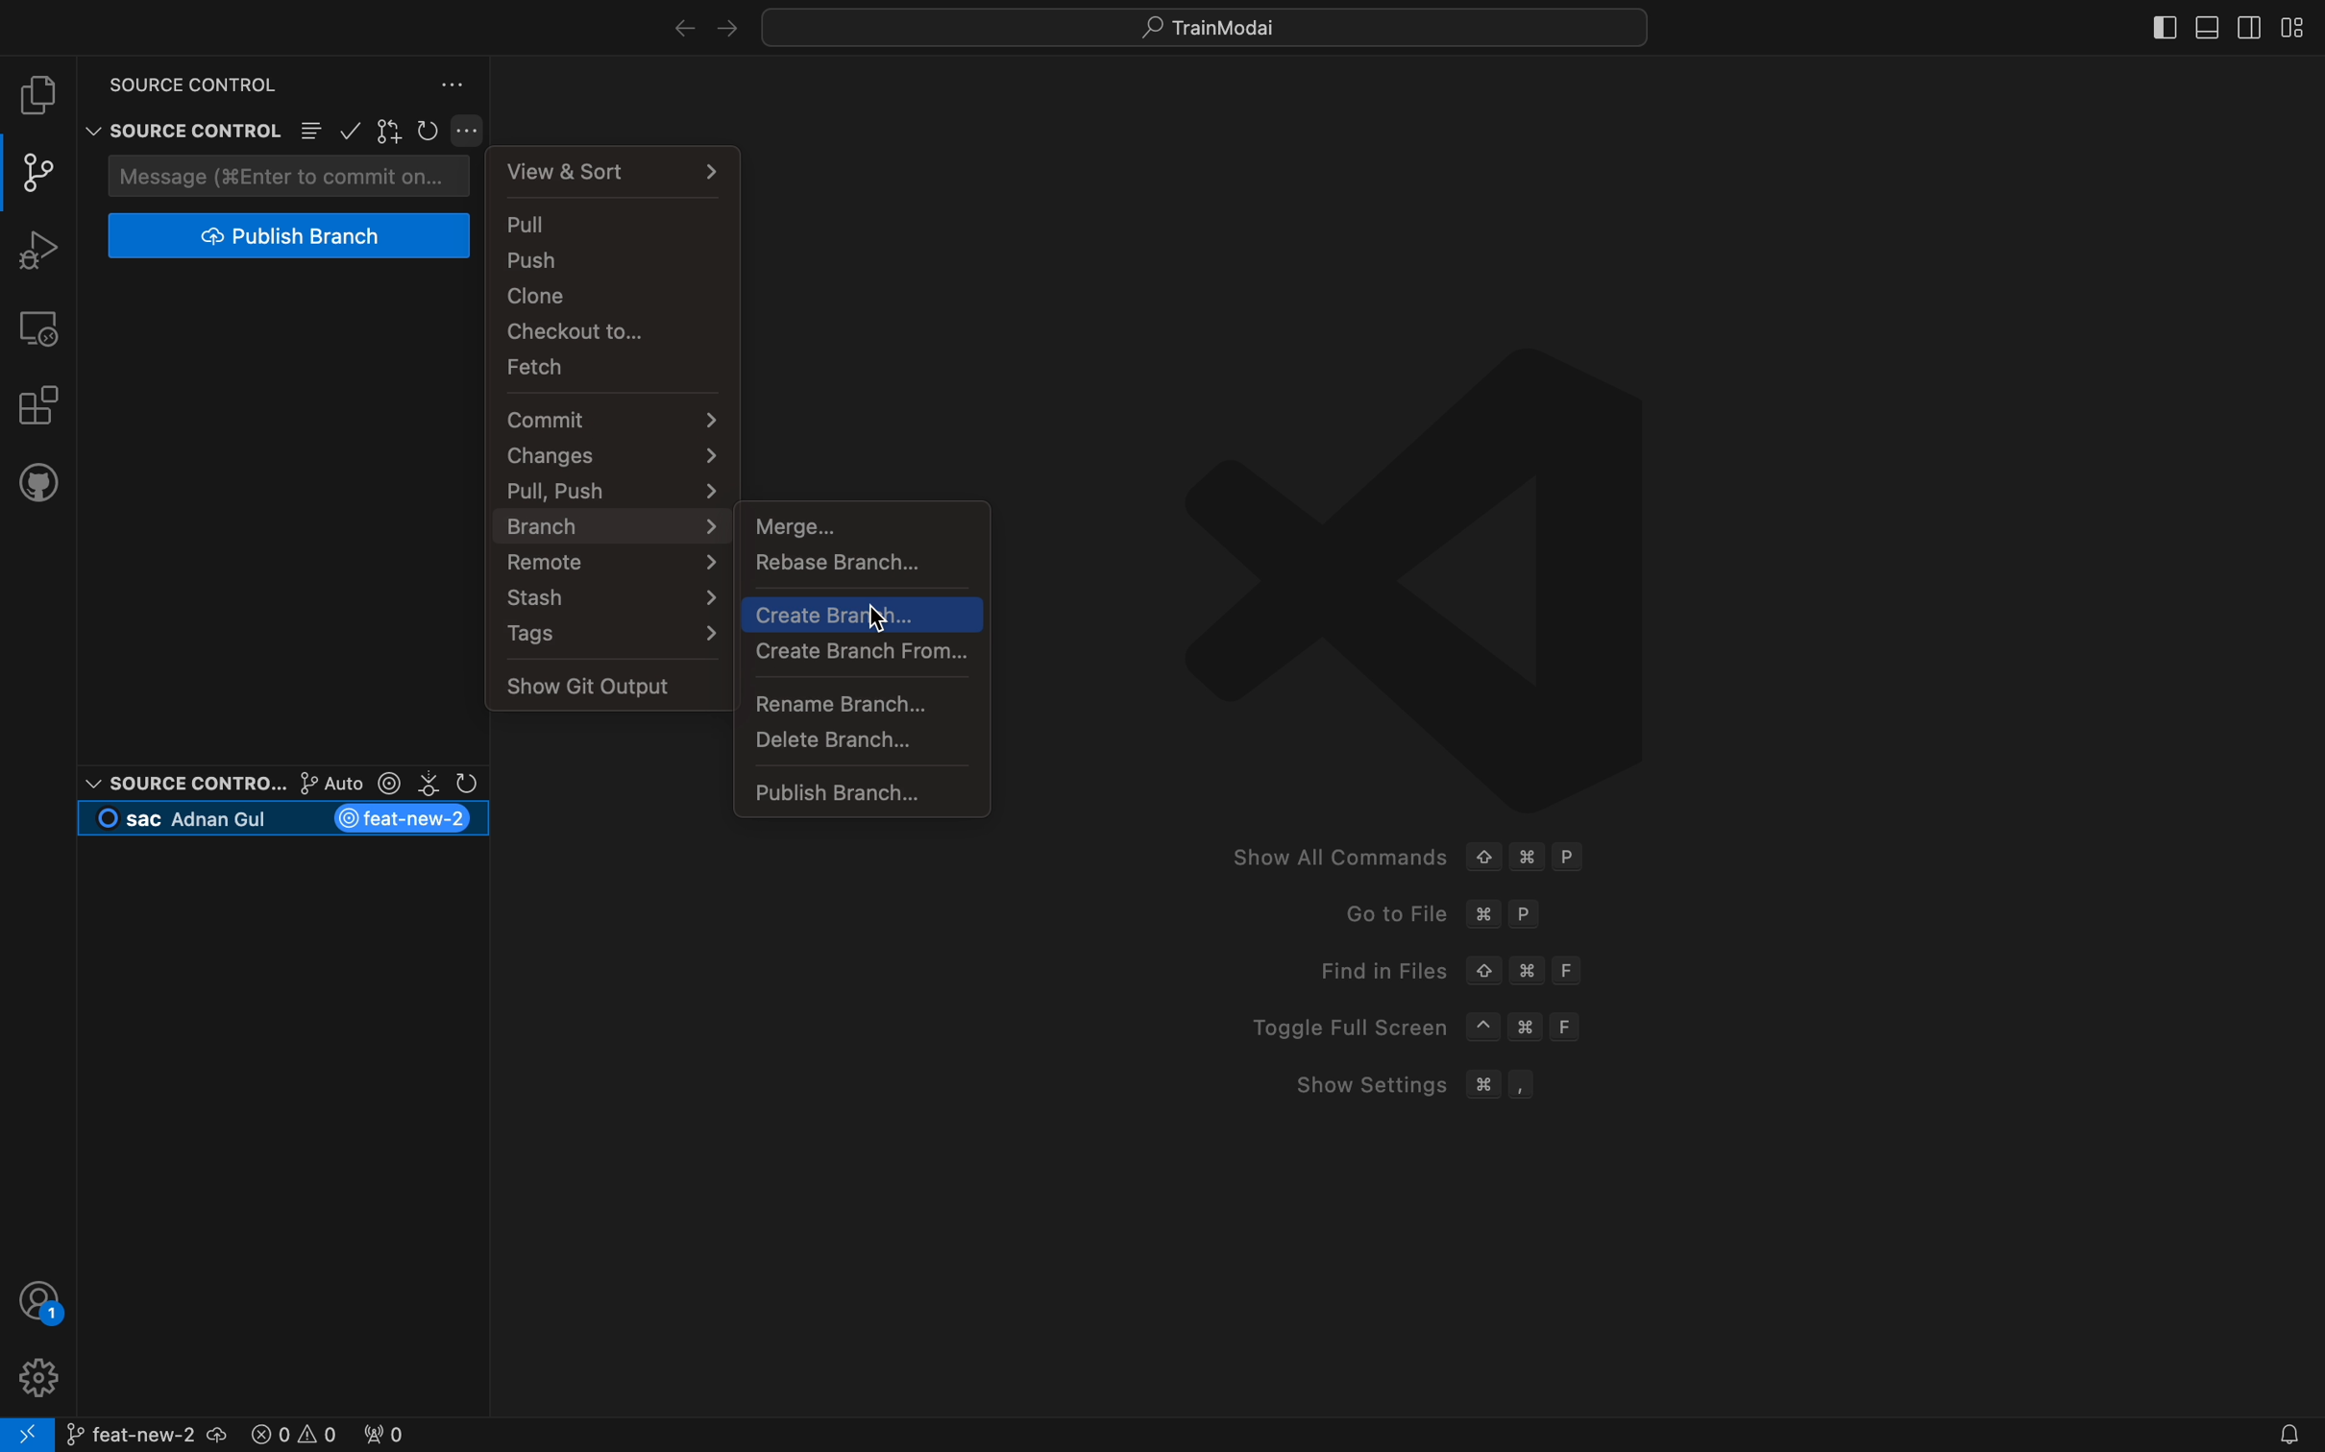 This screenshot has height=1452, width=2325. I want to click on pull ,push, so click(618, 489).